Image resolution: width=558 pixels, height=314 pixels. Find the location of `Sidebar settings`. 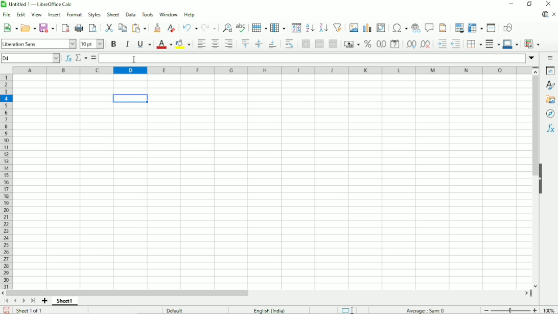

Sidebar settings is located at coordinates (550, 59).